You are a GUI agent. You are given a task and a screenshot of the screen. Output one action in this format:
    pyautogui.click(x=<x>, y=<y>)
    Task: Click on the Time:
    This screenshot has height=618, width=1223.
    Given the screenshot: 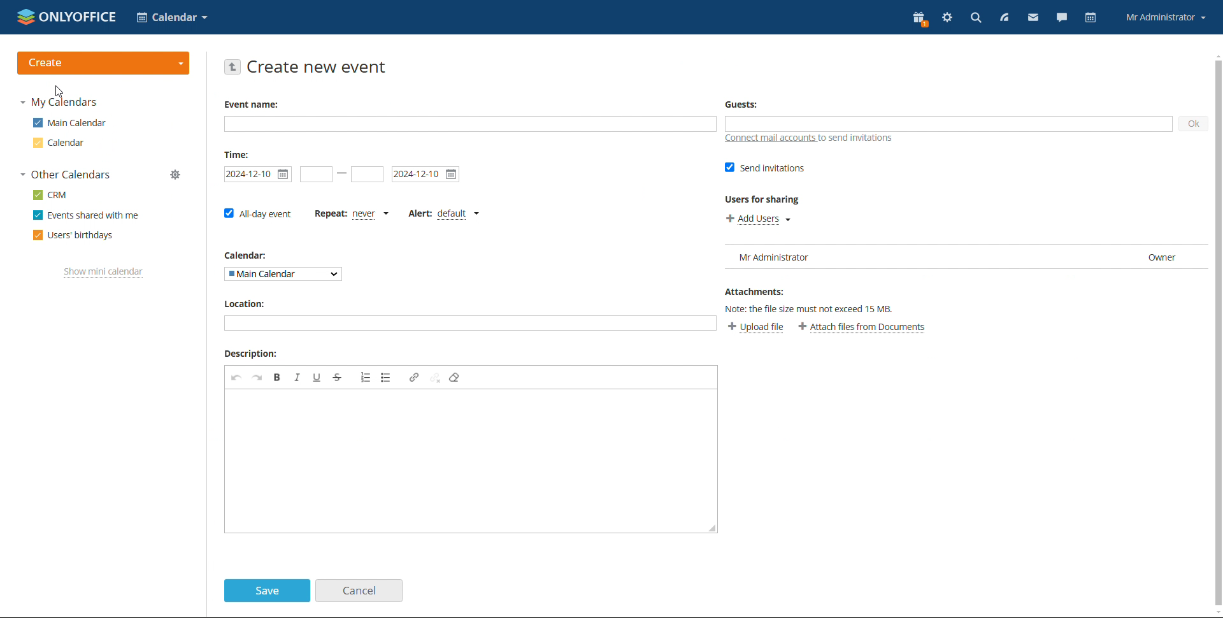 What is the action you would take?
    pyautogui.click(x=236, y=154)
    